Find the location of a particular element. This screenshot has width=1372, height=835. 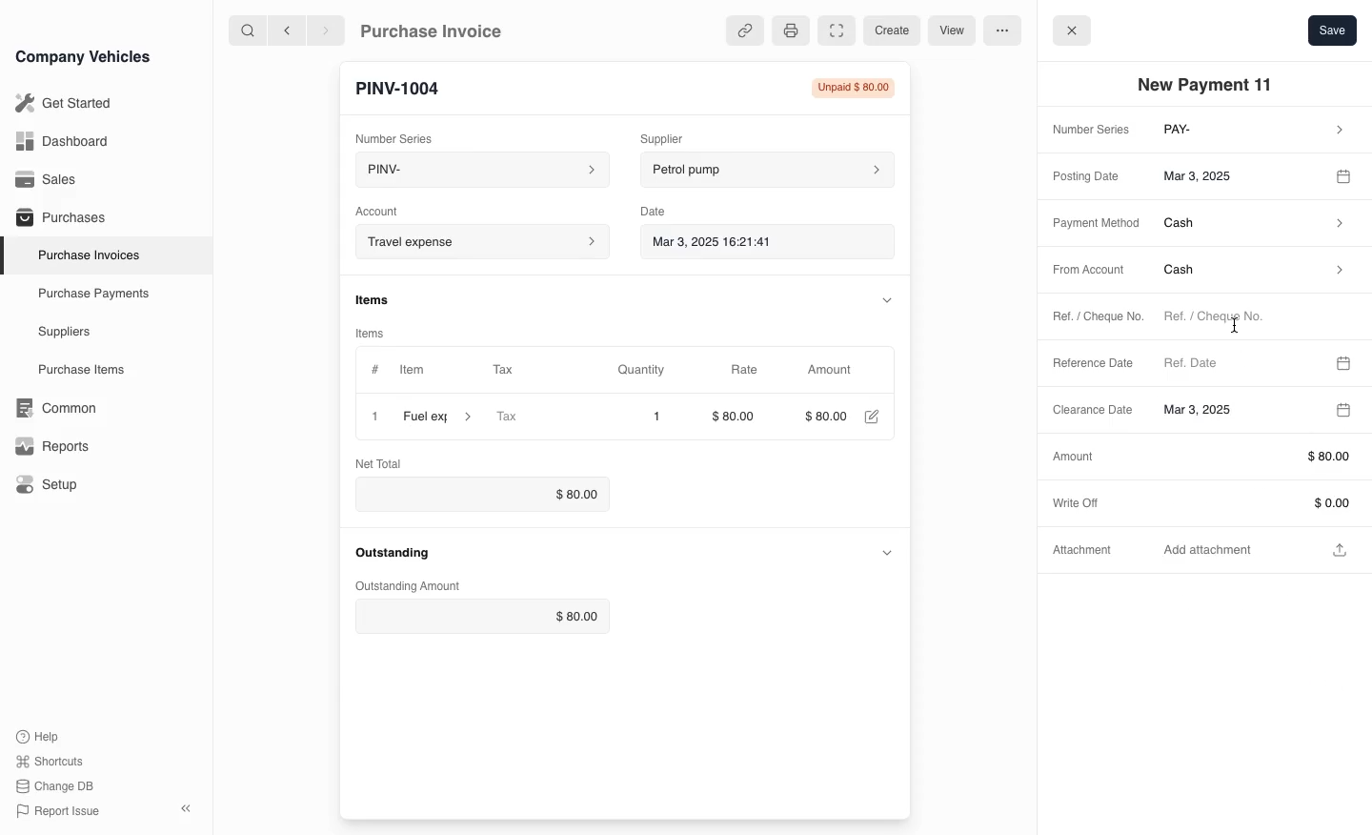

Report issue is located at coordinates (61, 812).